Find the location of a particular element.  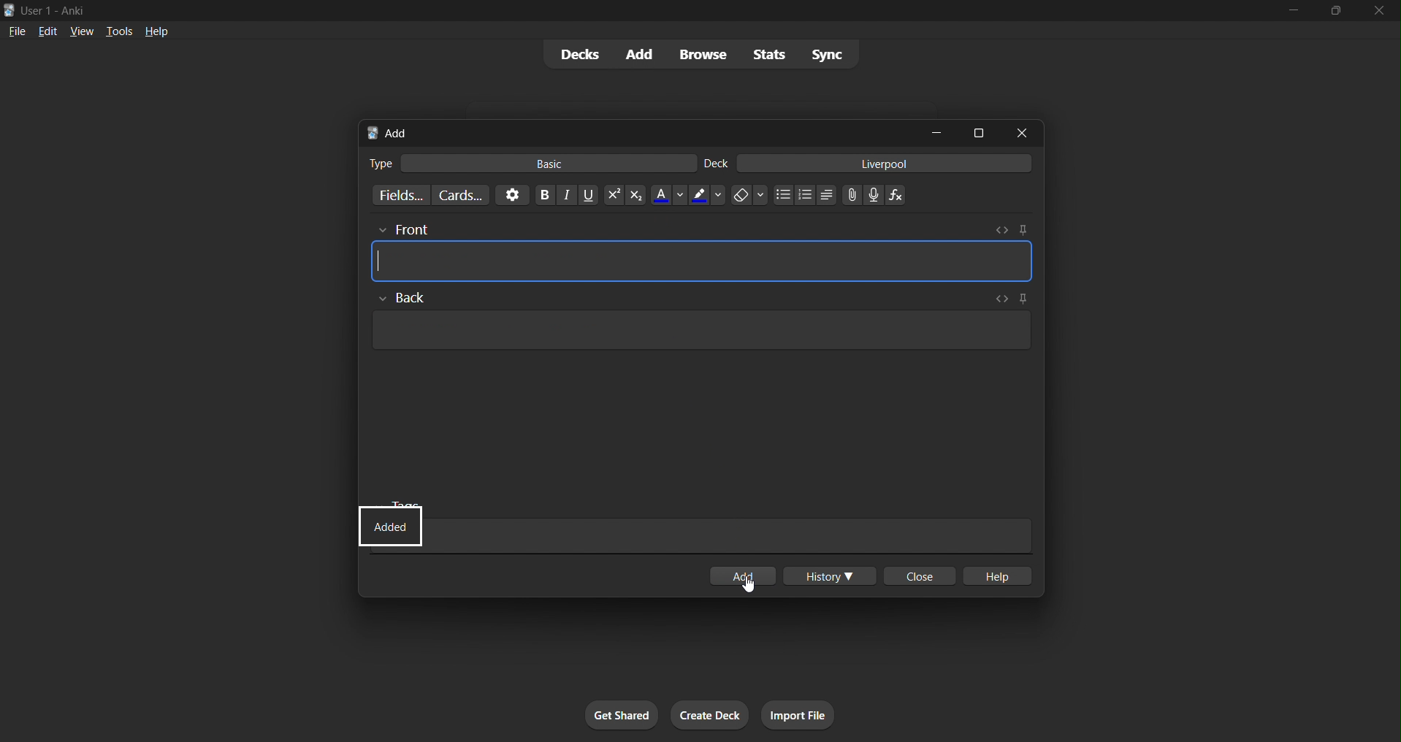

sub script is located at coordinates (635, 194).